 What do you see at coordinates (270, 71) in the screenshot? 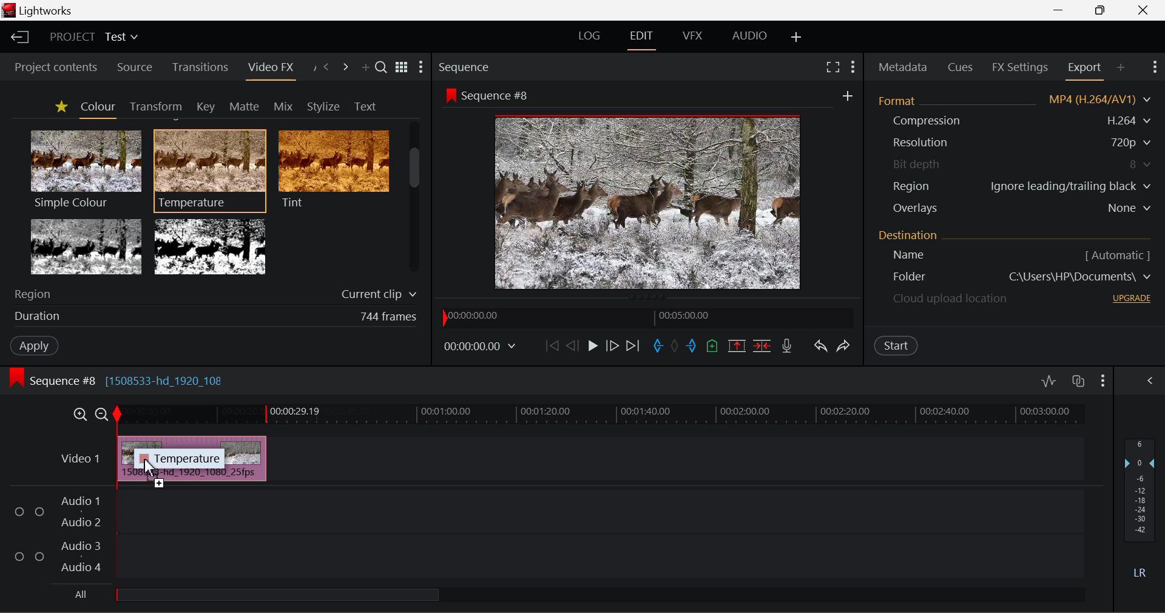
I see `Video FX` at bounding box center [270, 71].